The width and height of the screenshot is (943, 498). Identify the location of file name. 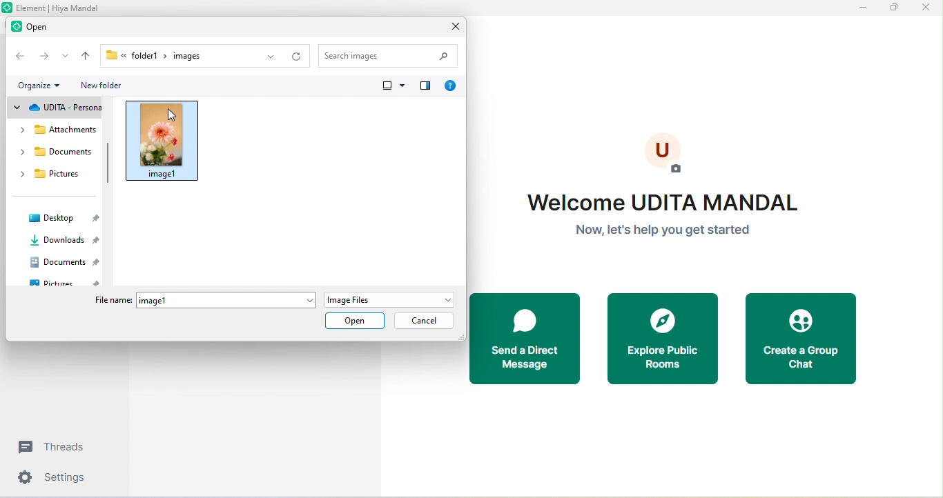
(202, 301).